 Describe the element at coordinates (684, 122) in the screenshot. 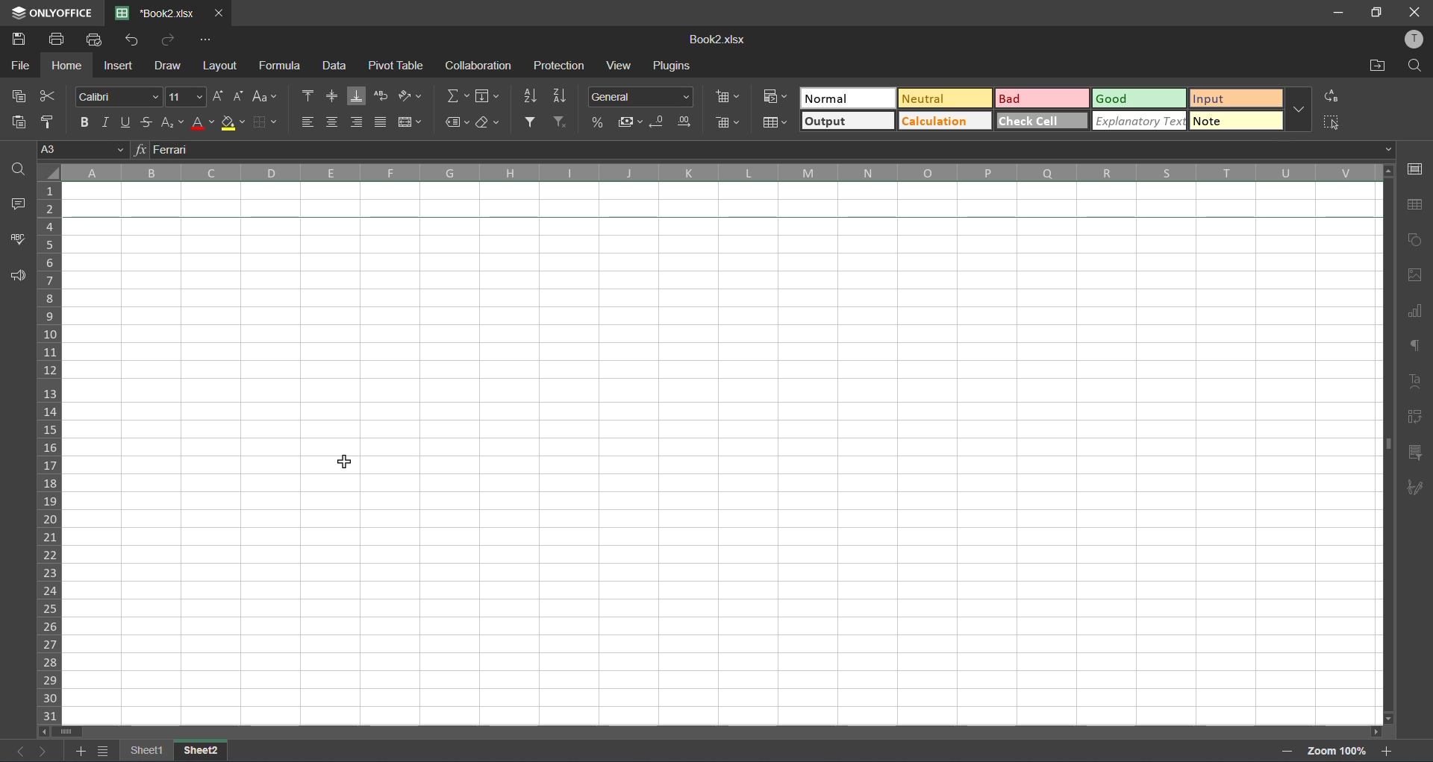

I see `increase decimal` at that location.